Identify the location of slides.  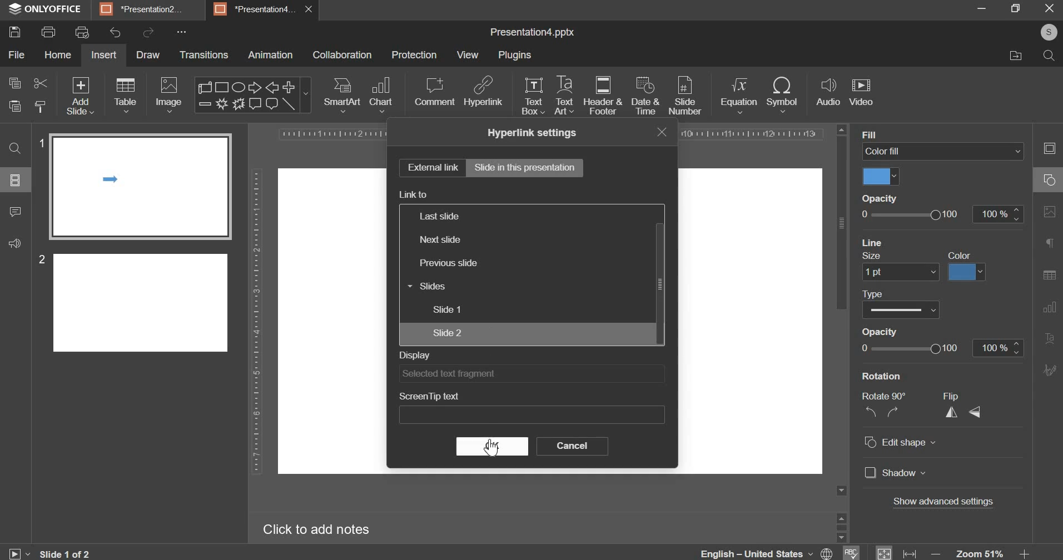
(426, 286).